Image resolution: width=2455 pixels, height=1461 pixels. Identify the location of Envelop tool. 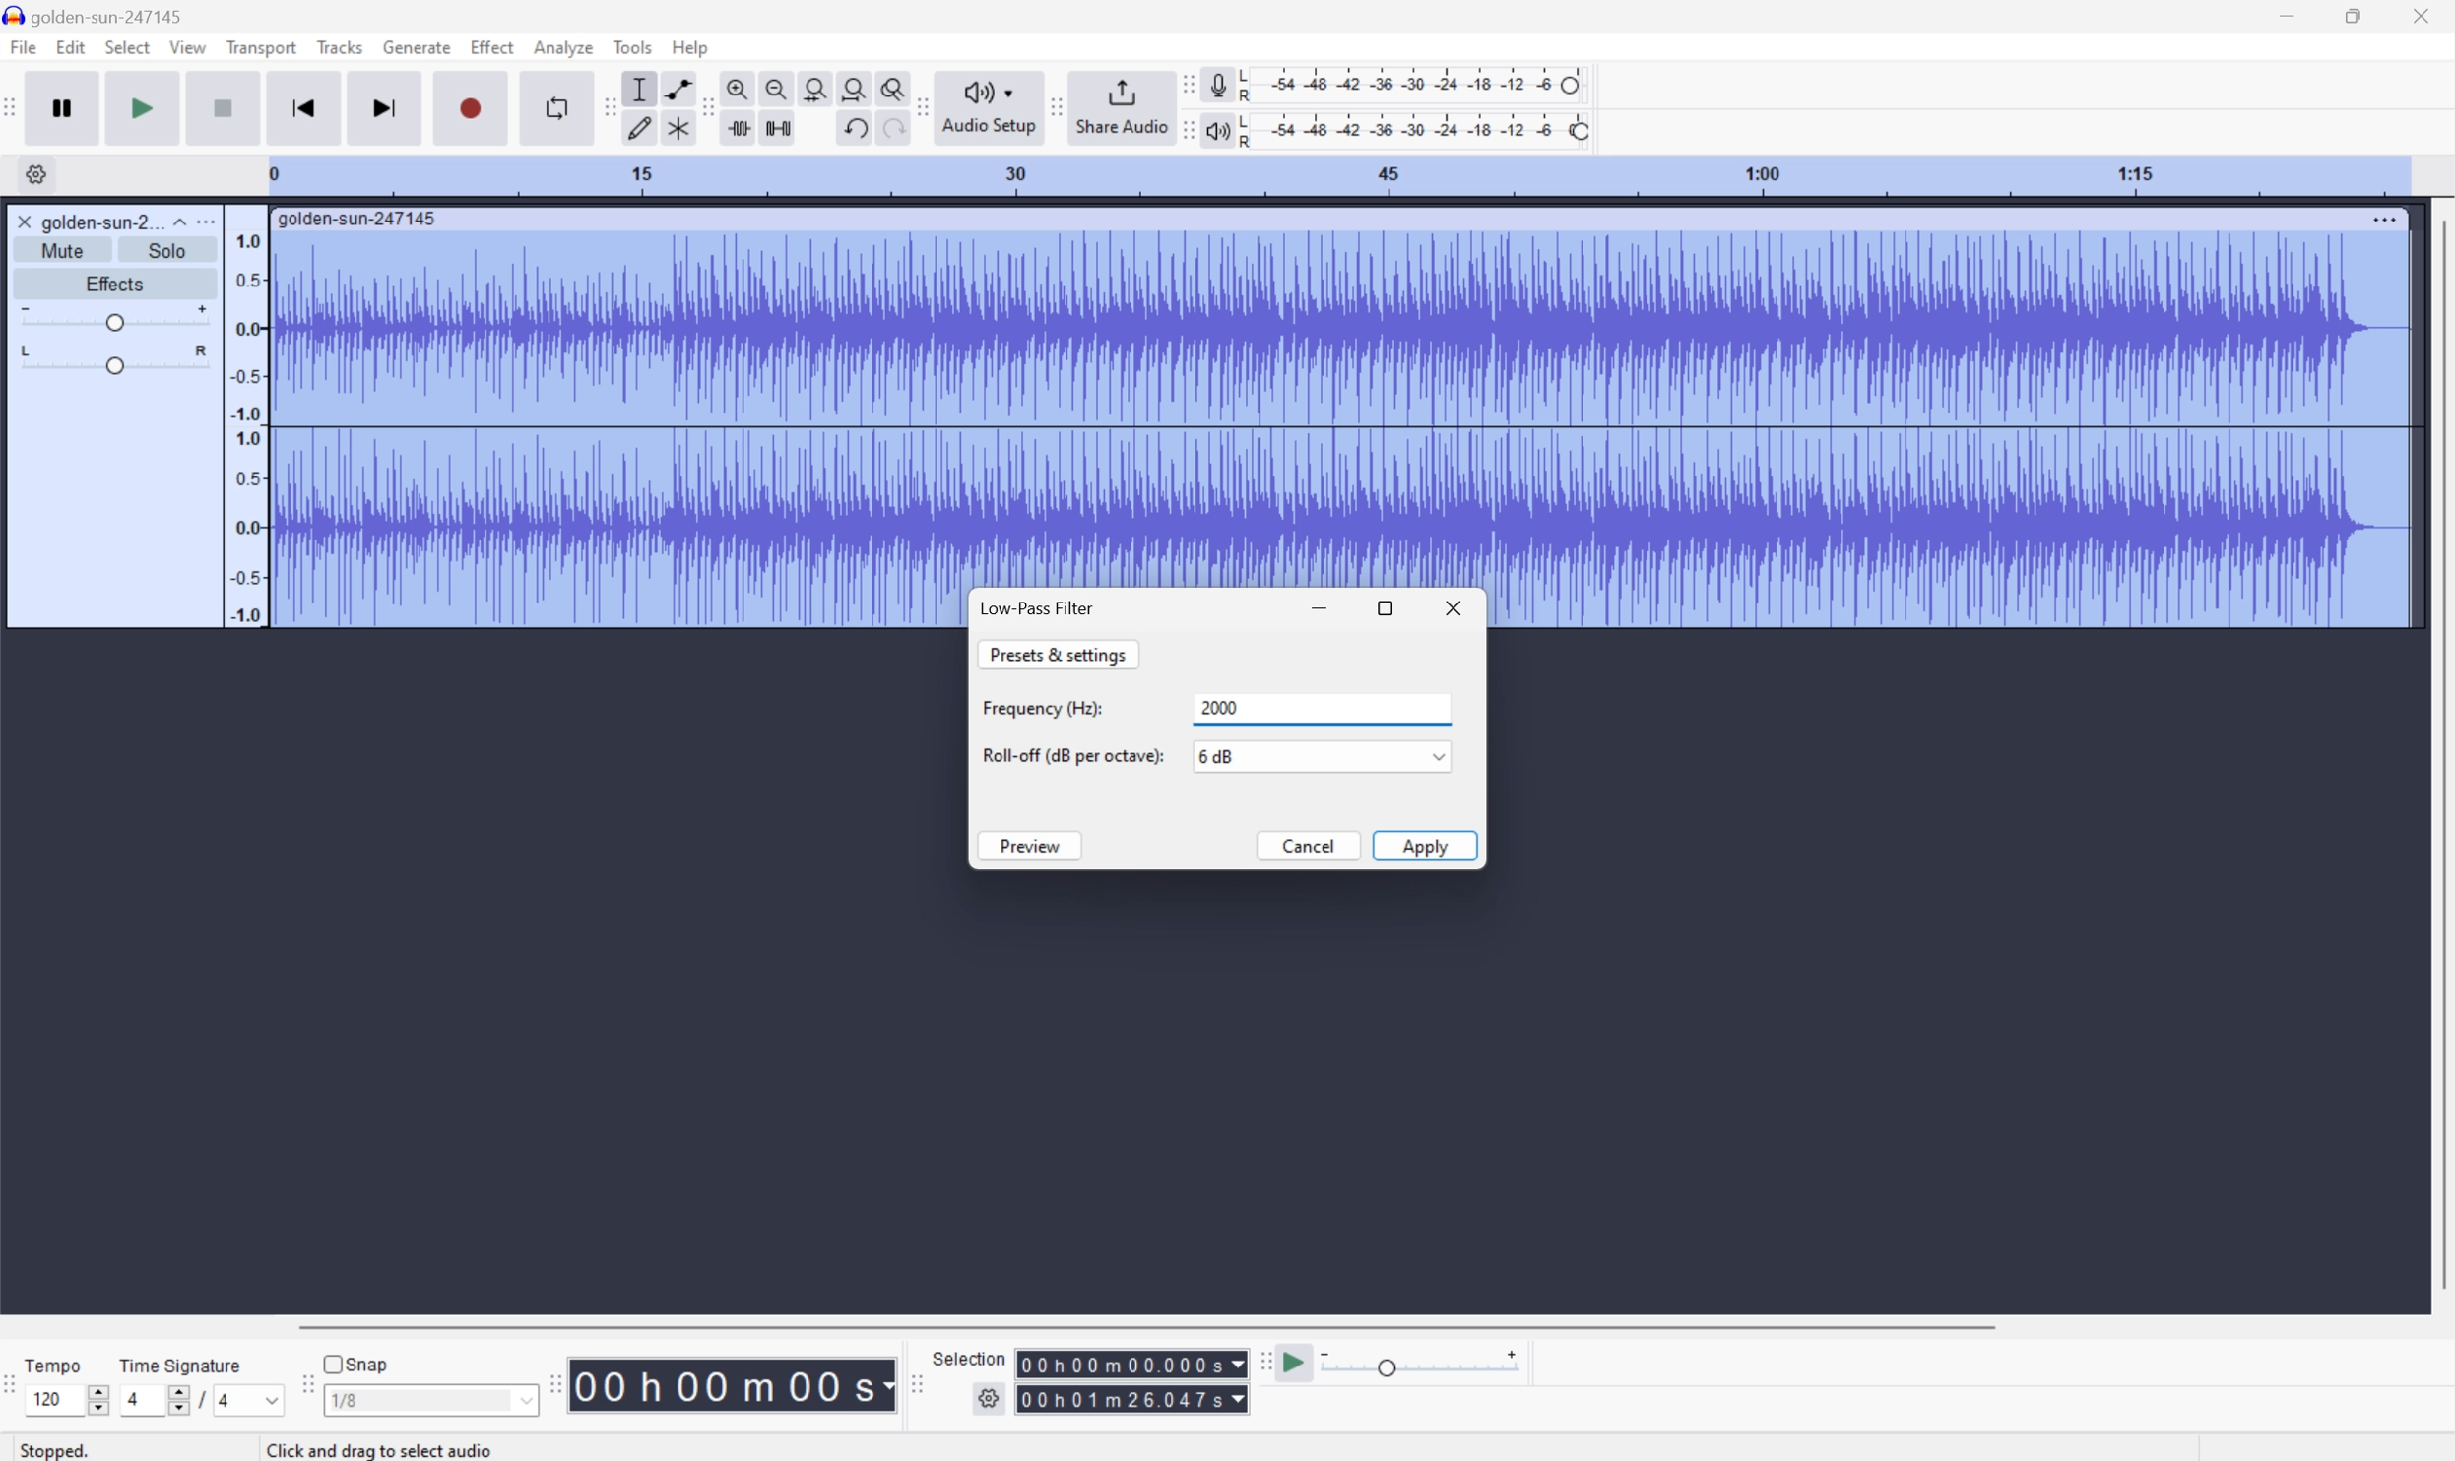
(674, 88).